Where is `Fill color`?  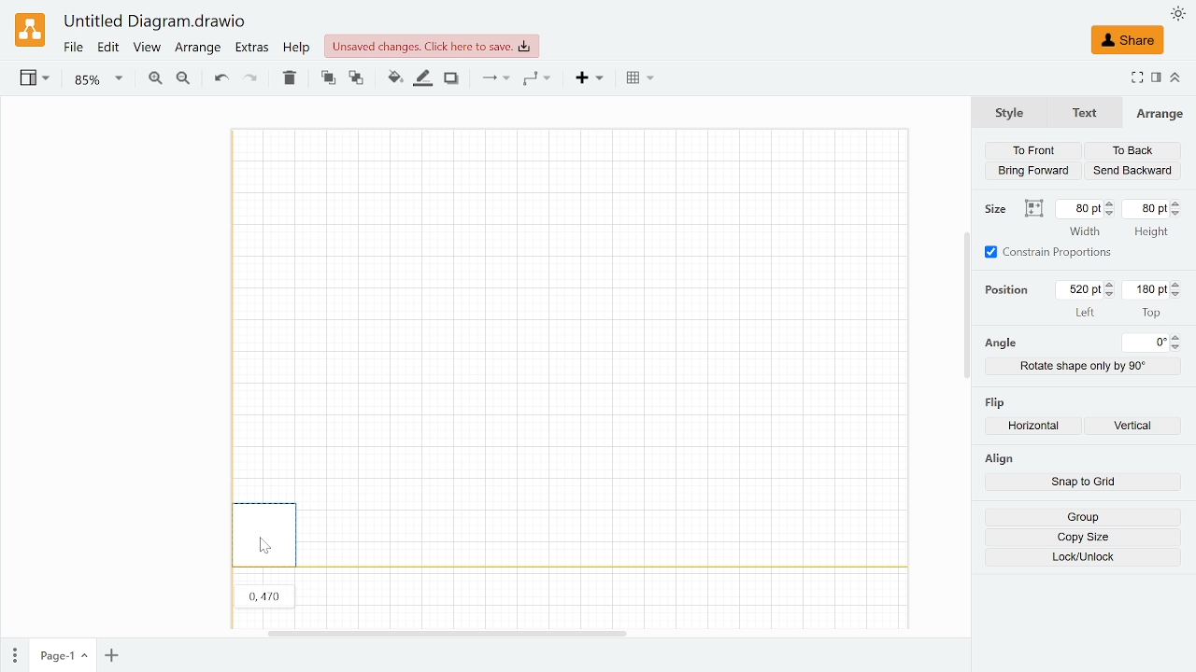
Fill color is located at coordinates (394, 78).